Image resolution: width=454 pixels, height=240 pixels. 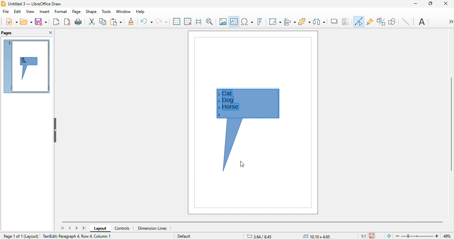 I want to click on new, so click(x=9, y=22).